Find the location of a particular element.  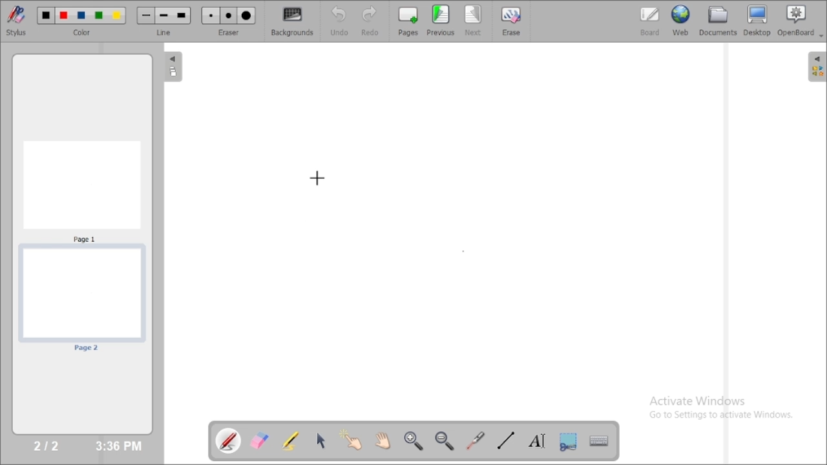

Activate Windows
Go to Settings to activate Windows. is located at coordinates (725, 409).